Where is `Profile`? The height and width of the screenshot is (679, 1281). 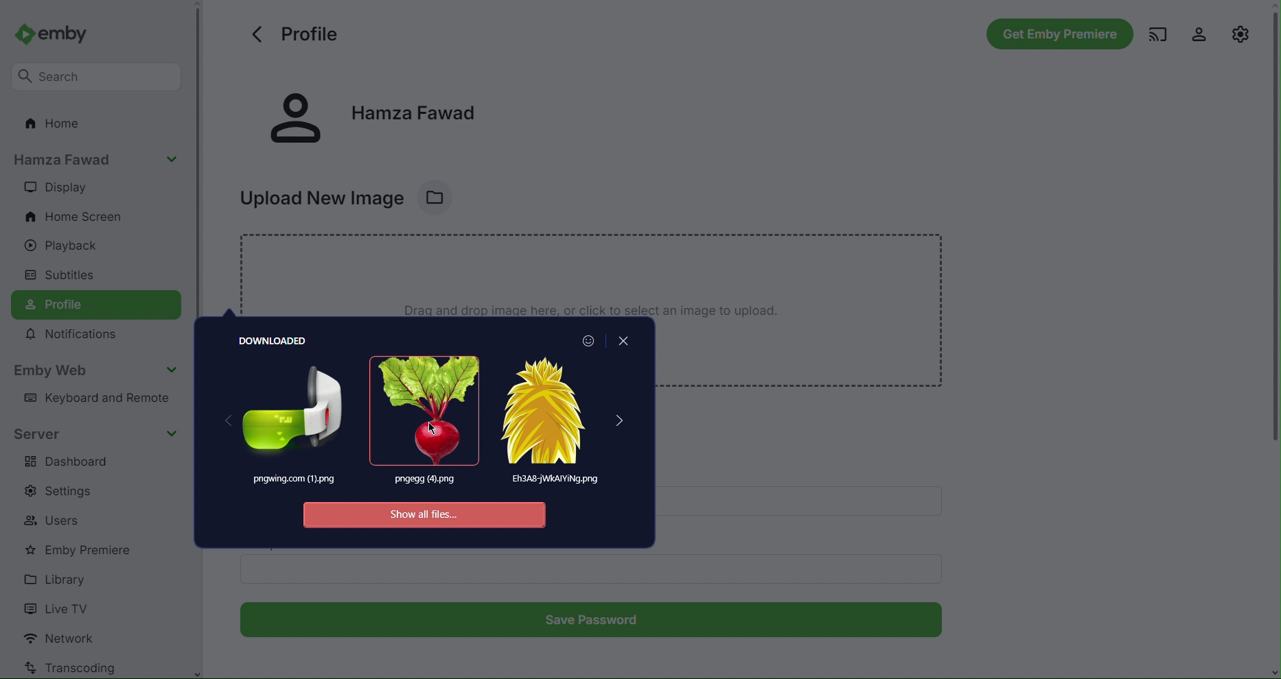
Profile is located at coordinates (97, 305).